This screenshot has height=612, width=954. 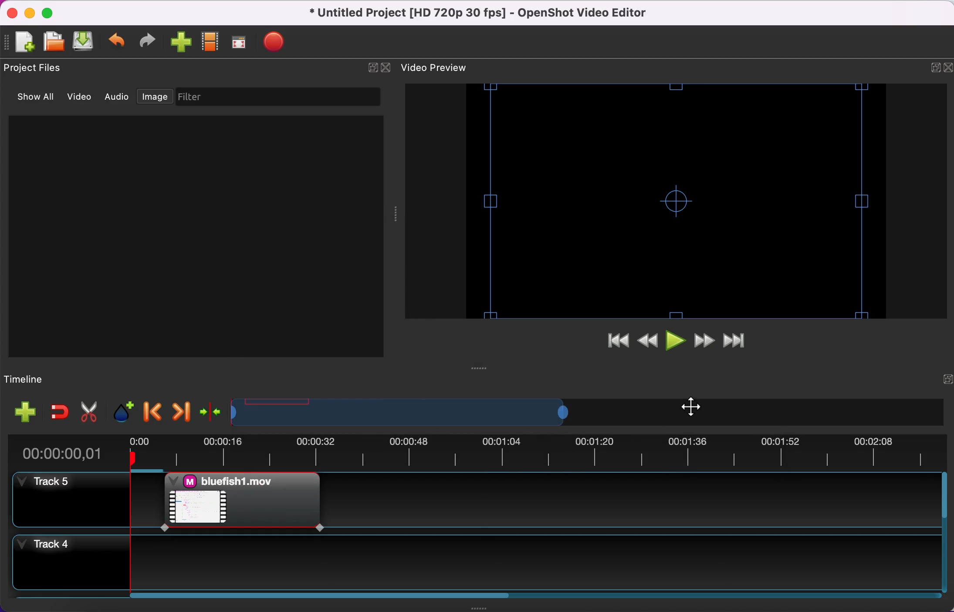 What do you see at coordinates (122, 412) in the screenshot?
I see `add marker` at bounding box center [122, 412].